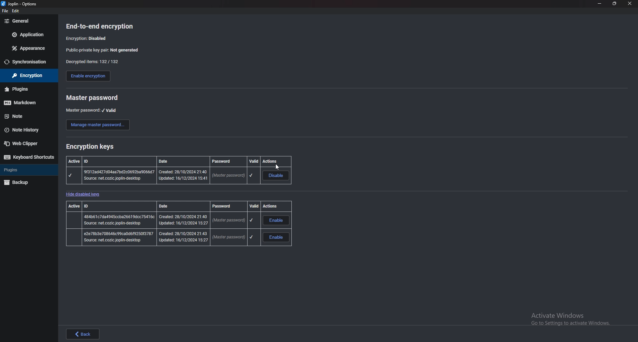 This screenshot has height=342, width=638. I want to click on markdown, so click(27, 103).